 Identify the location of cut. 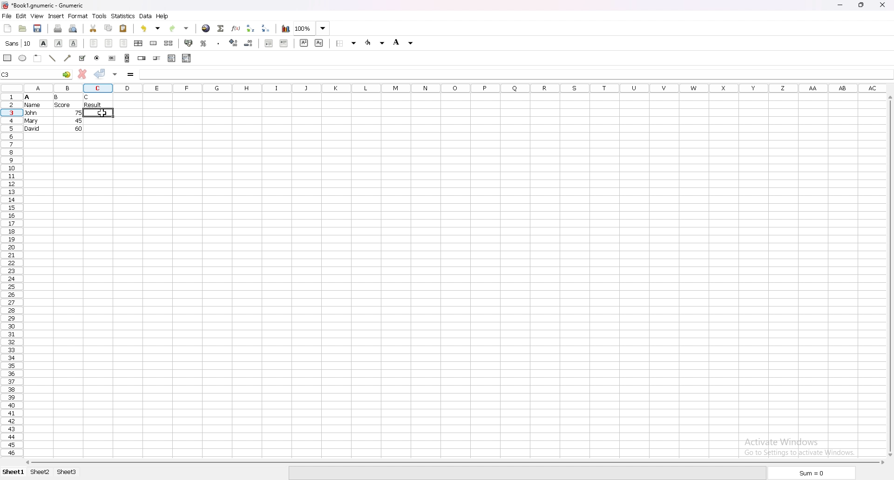
(93, 28).